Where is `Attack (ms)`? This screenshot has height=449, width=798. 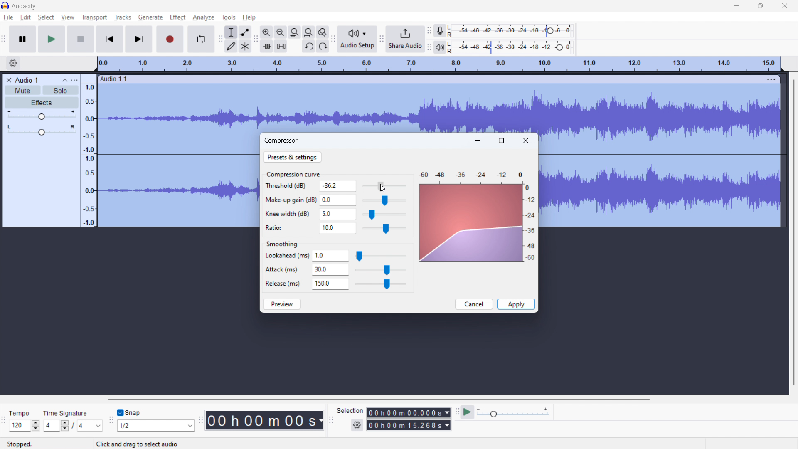
Attack (ms) is located at coordinates (283, 268).